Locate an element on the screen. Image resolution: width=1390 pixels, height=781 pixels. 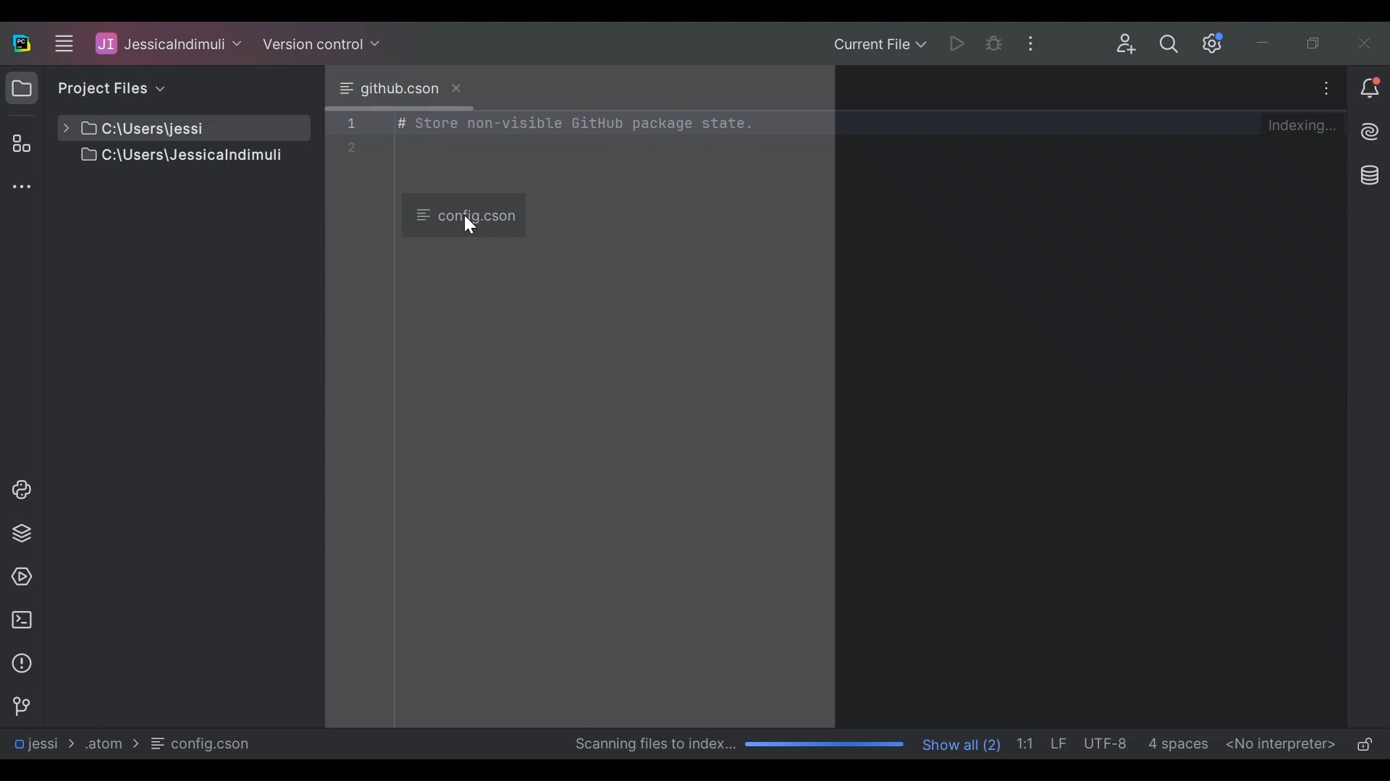
PyCharm is located at coordinates (22, 43).